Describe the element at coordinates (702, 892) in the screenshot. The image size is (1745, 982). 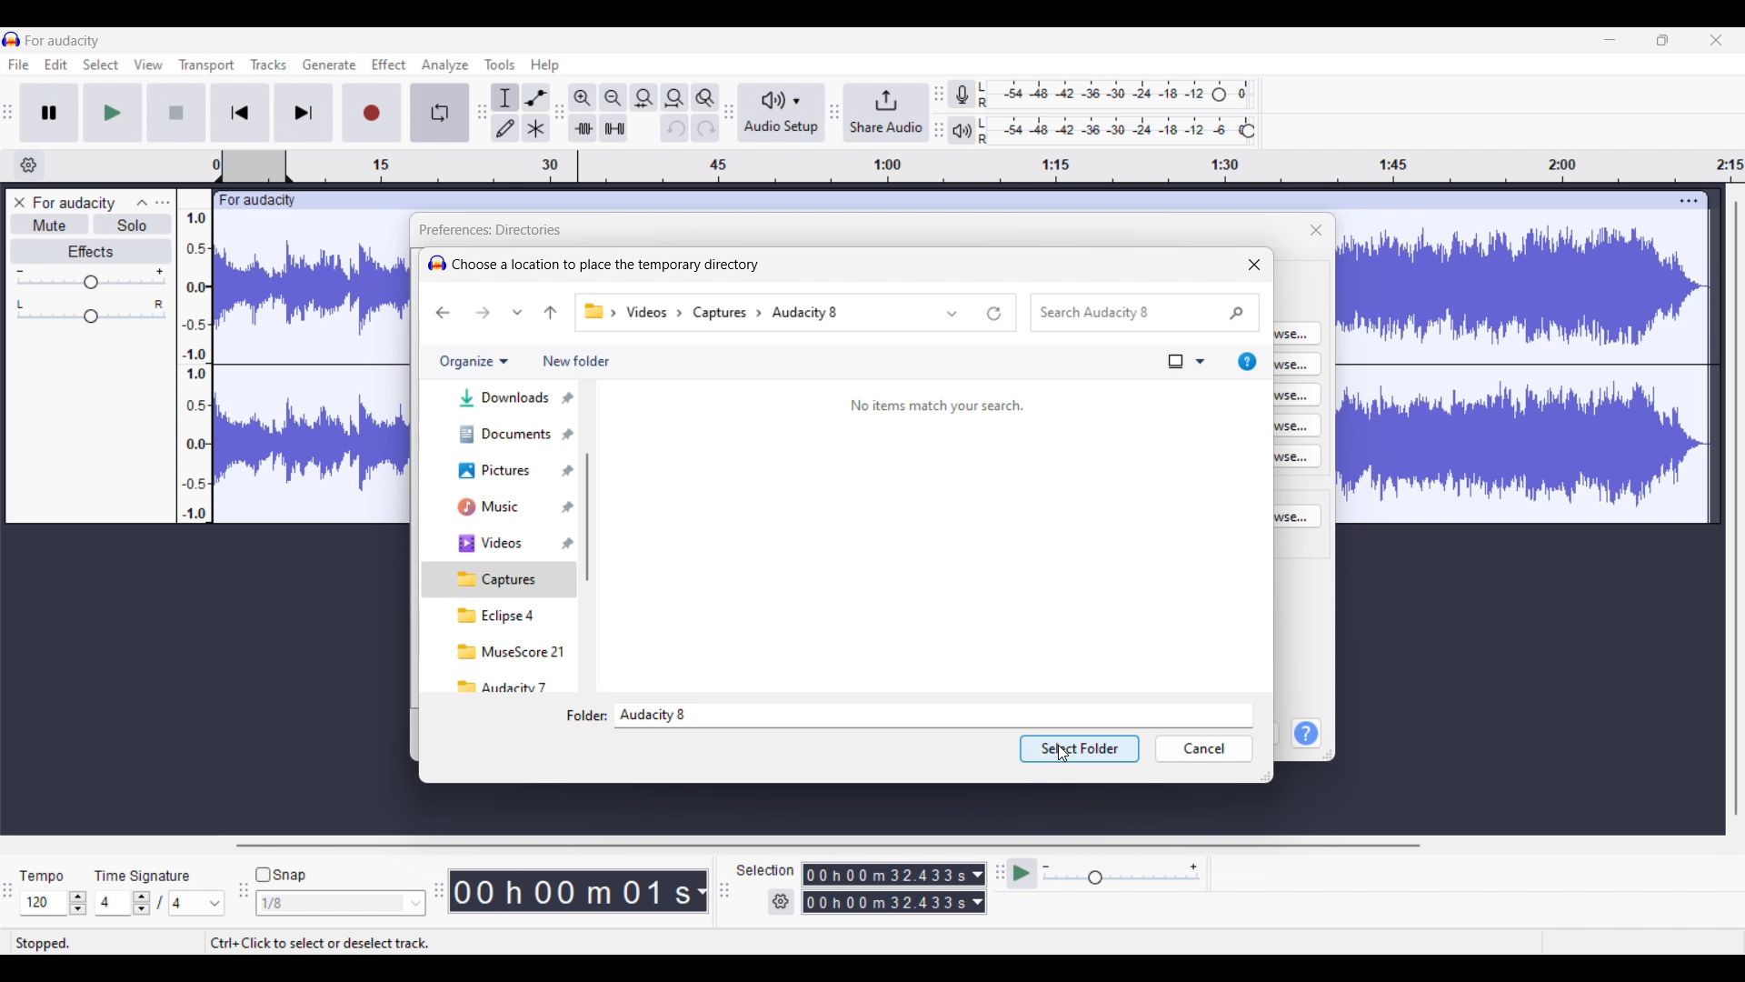
I see `Measurement` at that location.